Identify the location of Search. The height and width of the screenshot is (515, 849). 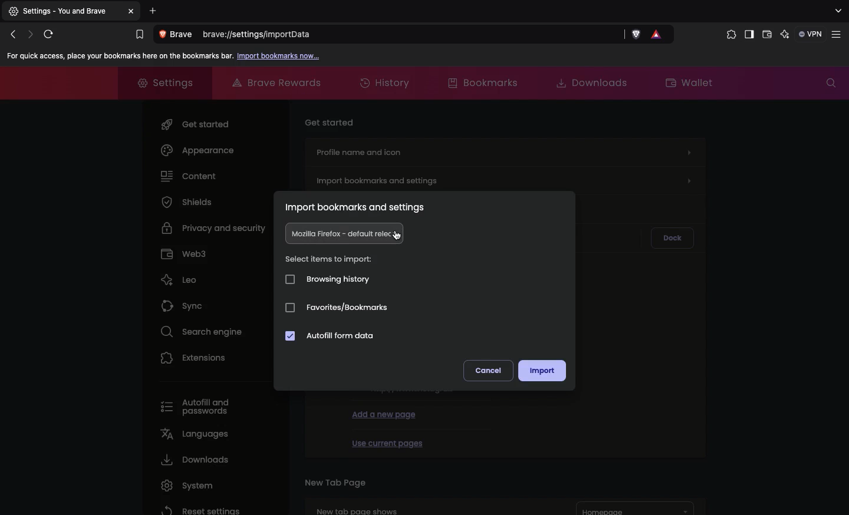
(831, 83).